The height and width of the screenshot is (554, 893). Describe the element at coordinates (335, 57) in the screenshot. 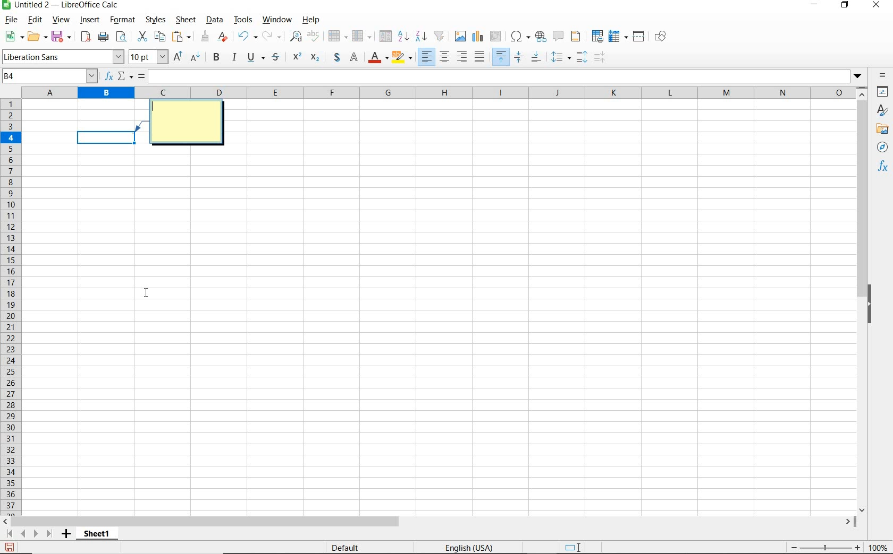

I see `special mathematical symbol` at that location.